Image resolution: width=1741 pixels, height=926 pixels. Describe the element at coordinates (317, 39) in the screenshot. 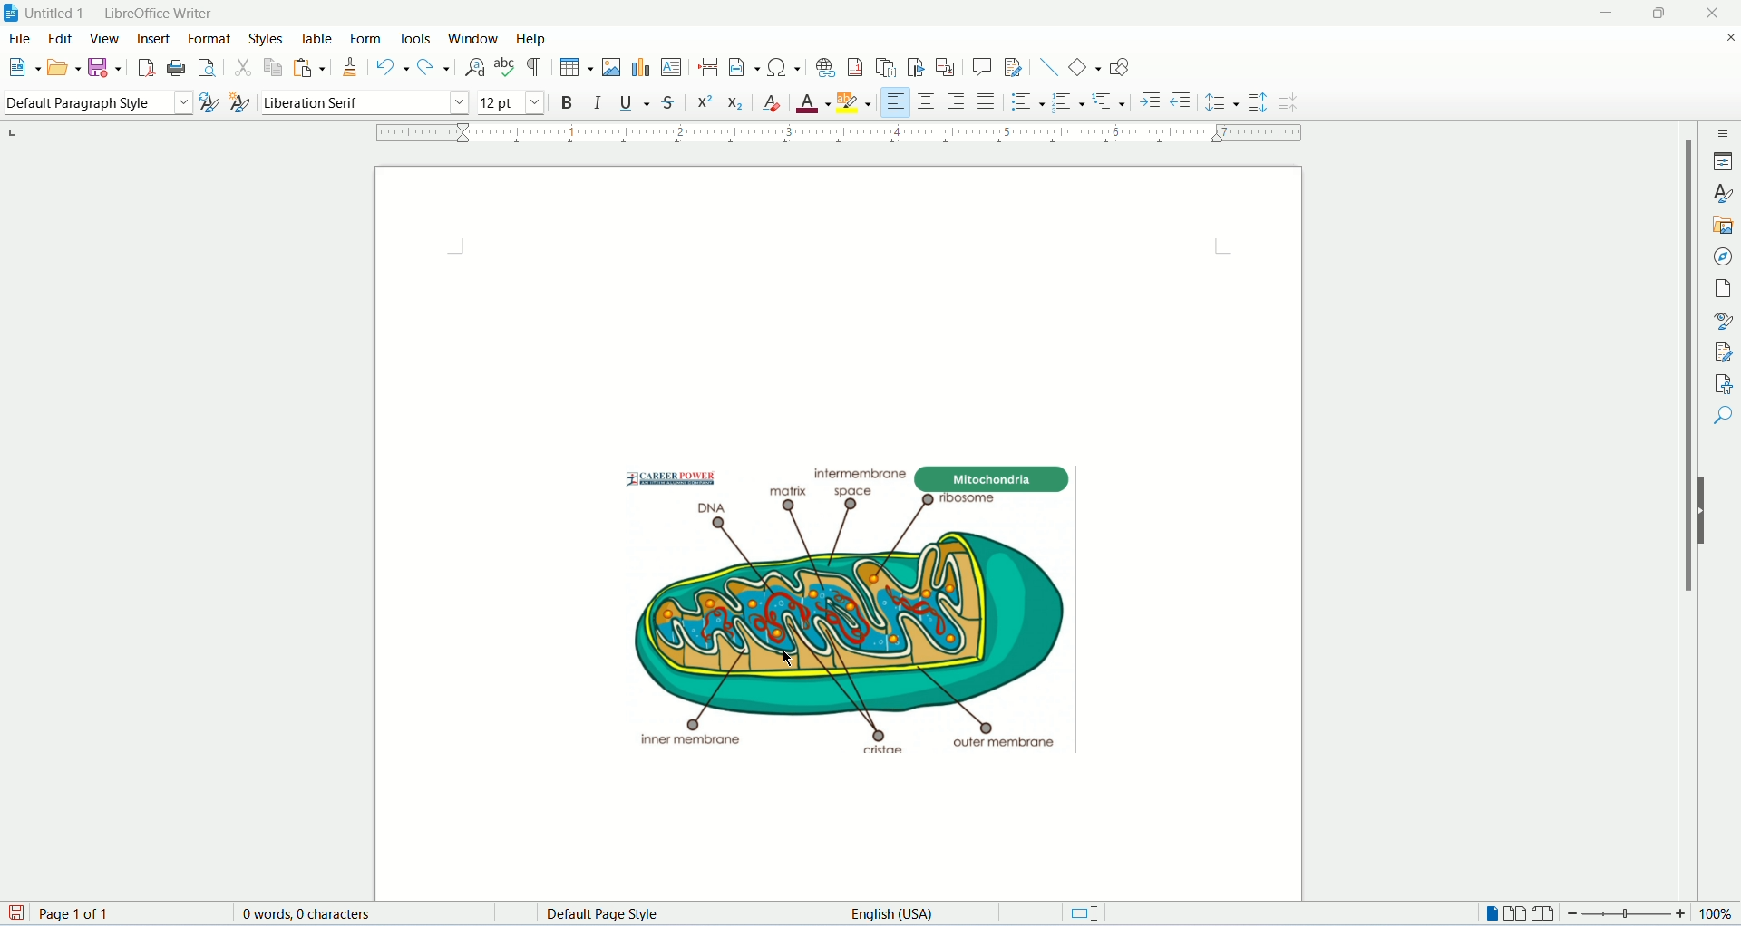

I see `table` at that location.